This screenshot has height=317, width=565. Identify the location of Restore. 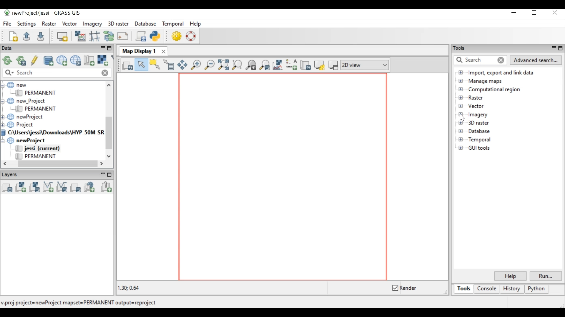
(561, 48).